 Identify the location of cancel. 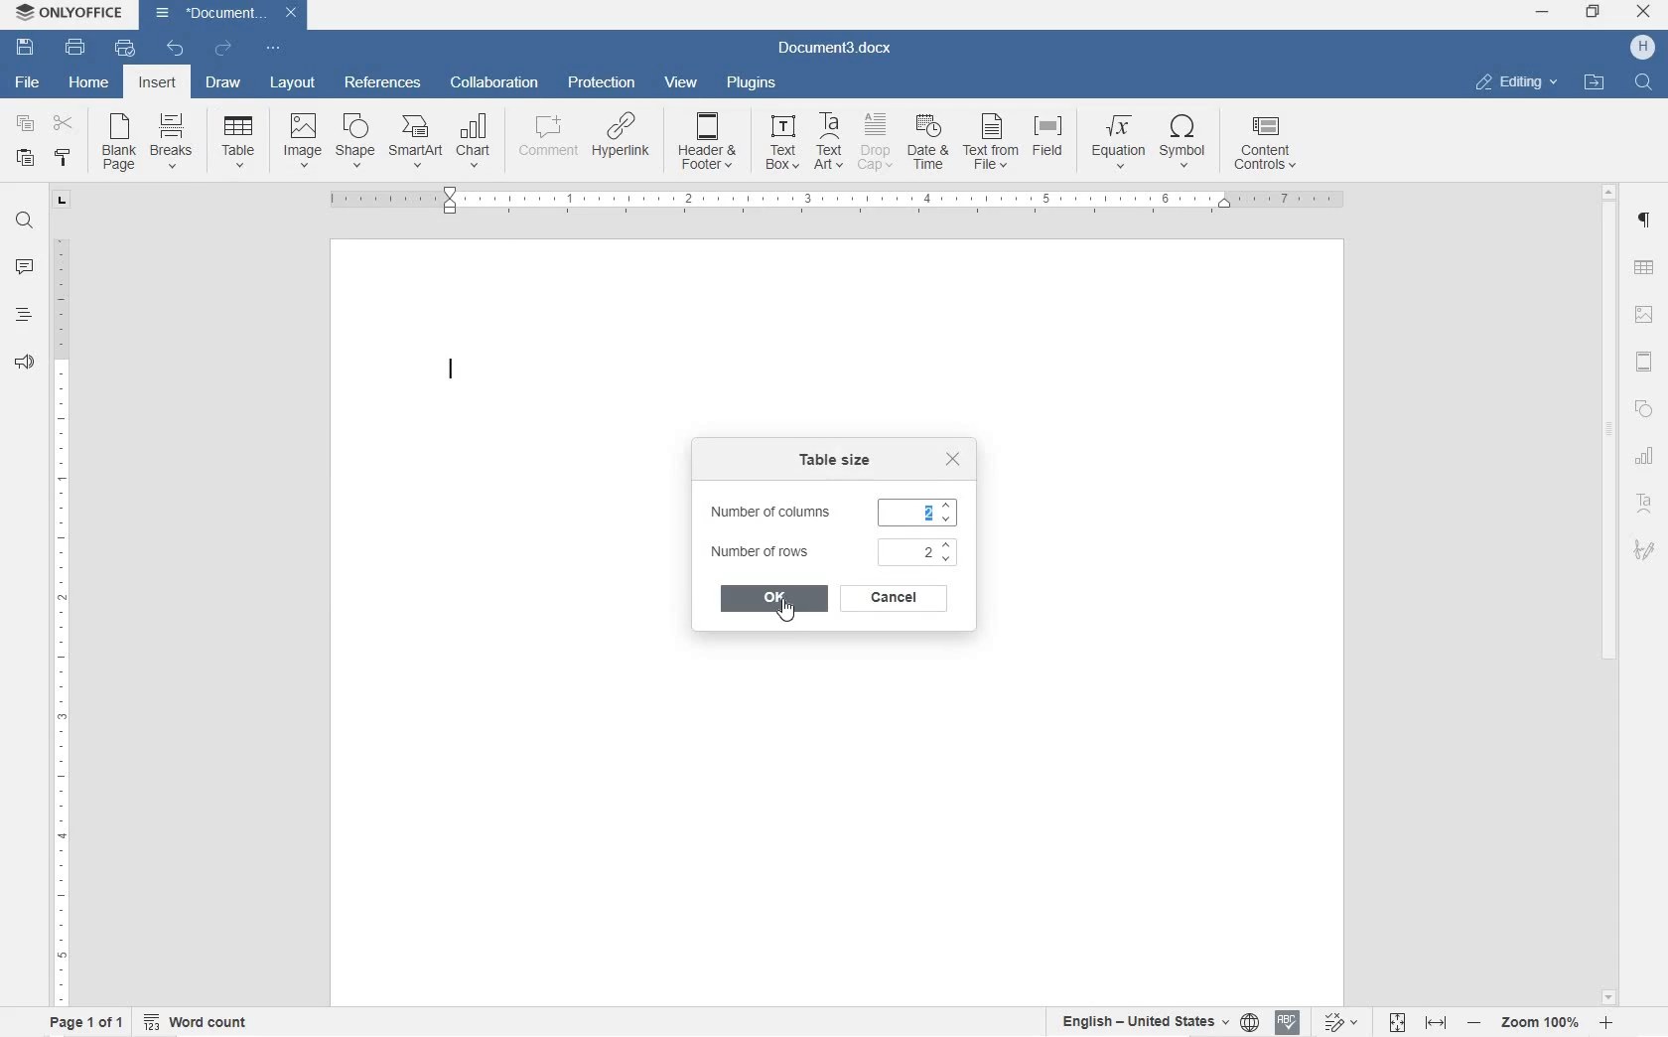
(890, 598).